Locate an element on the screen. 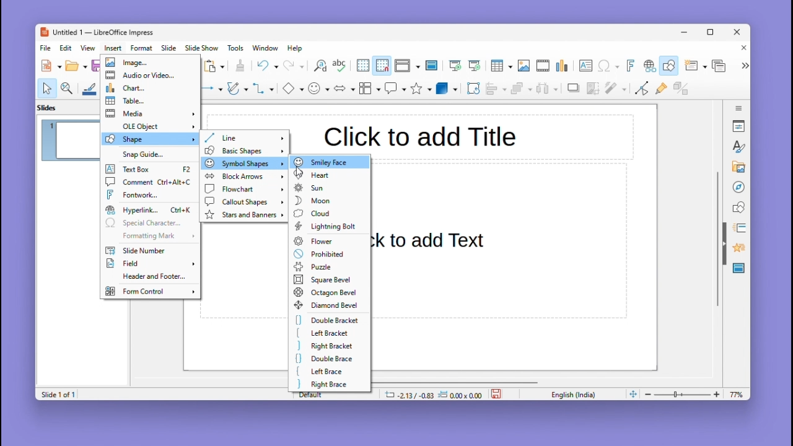 The height and width of the screenshot is (446, 793). Comment is located at coordinates (149, 181).